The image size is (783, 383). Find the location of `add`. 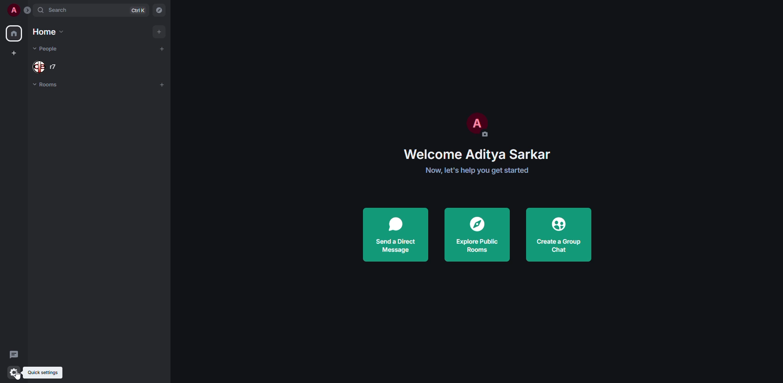

add is located at coordinates (160, 31).